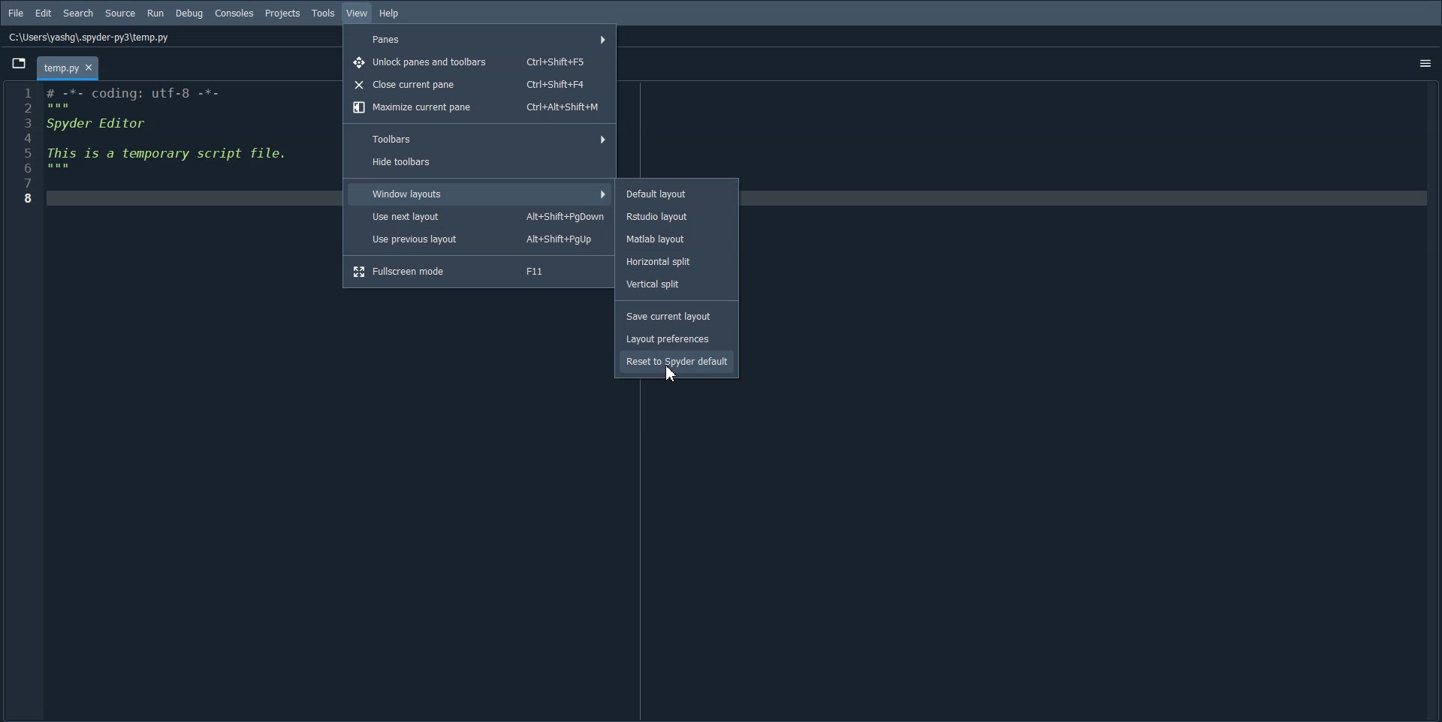 The width and height of the screenshot is (1442, 722). I want to click on tab - temp.py, so click(67, 68).